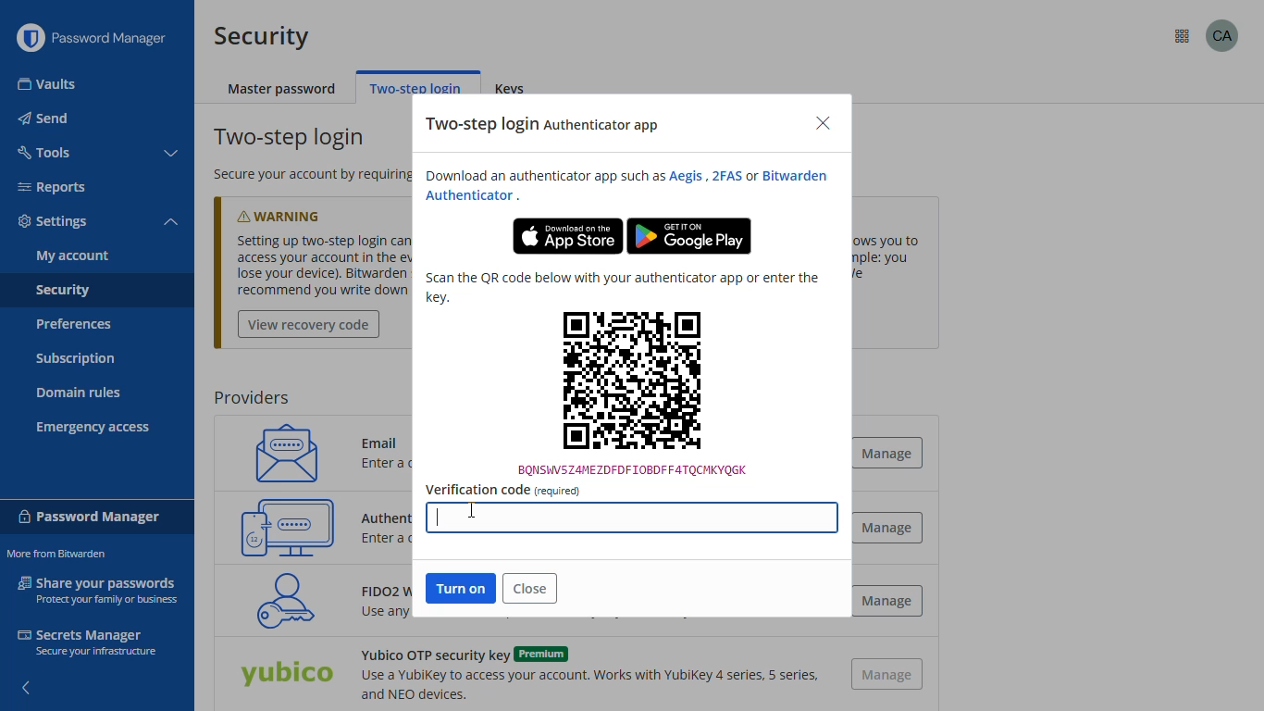 The image size is (1264, 711). I want to click on send, so click(45, 118).